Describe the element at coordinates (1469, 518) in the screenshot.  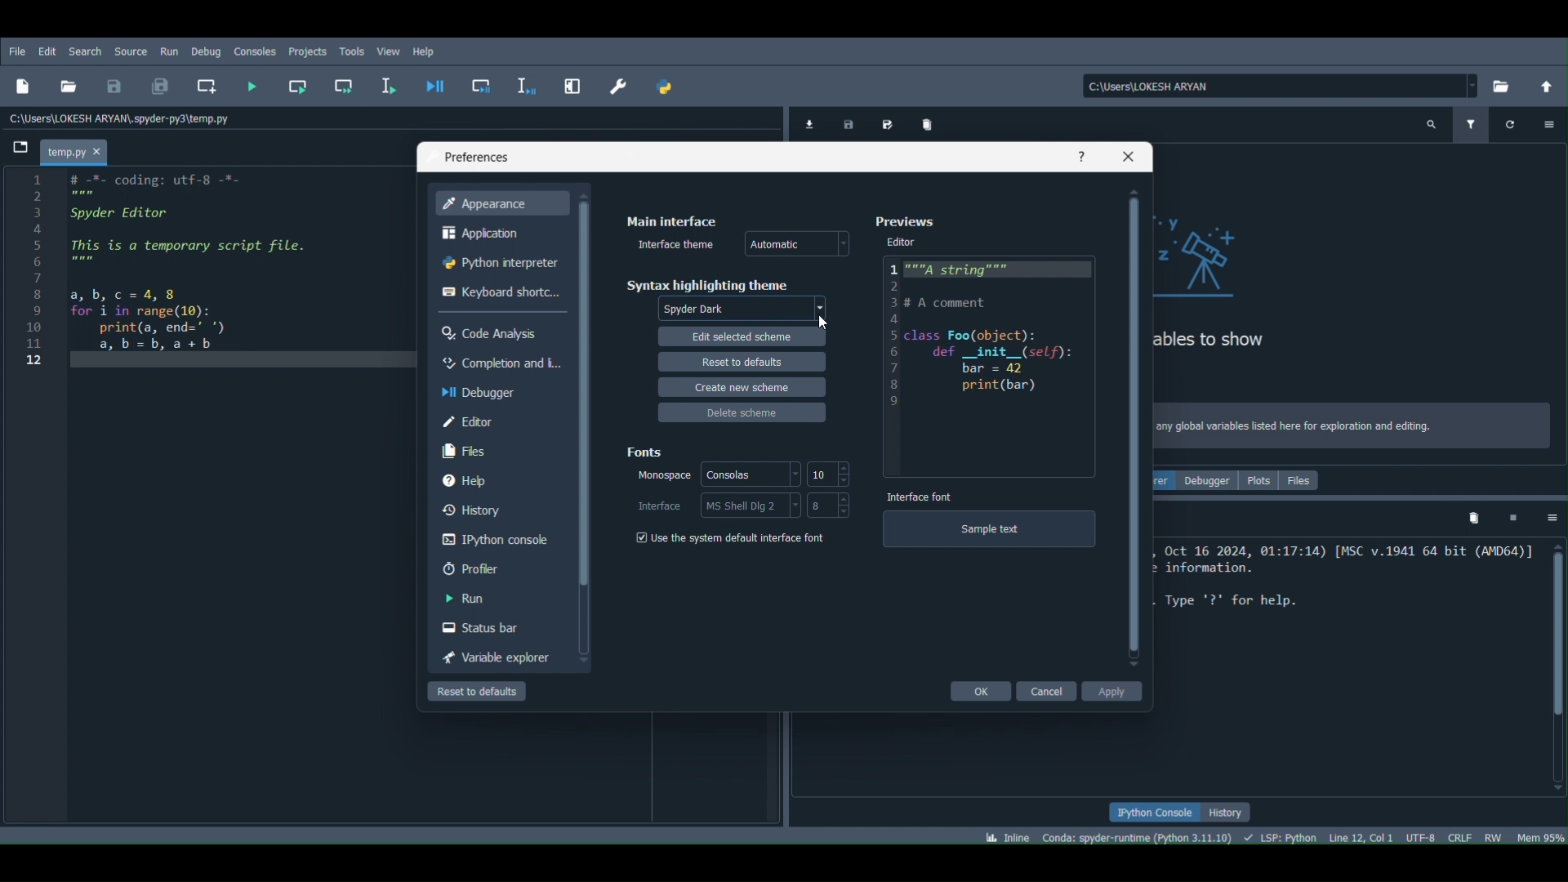
I see `Remove all variables` at that location.